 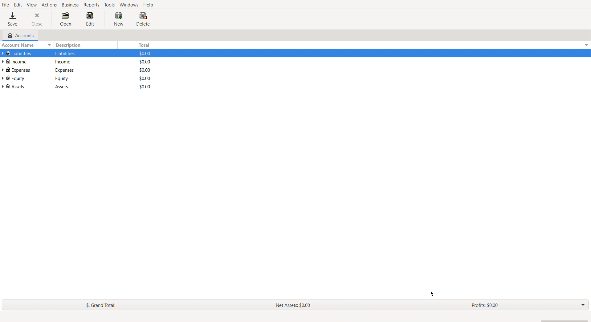 What do you see at coordinates (26, 45) in the screenshot?
I see `Account Name` at bounding box center [26, 45].